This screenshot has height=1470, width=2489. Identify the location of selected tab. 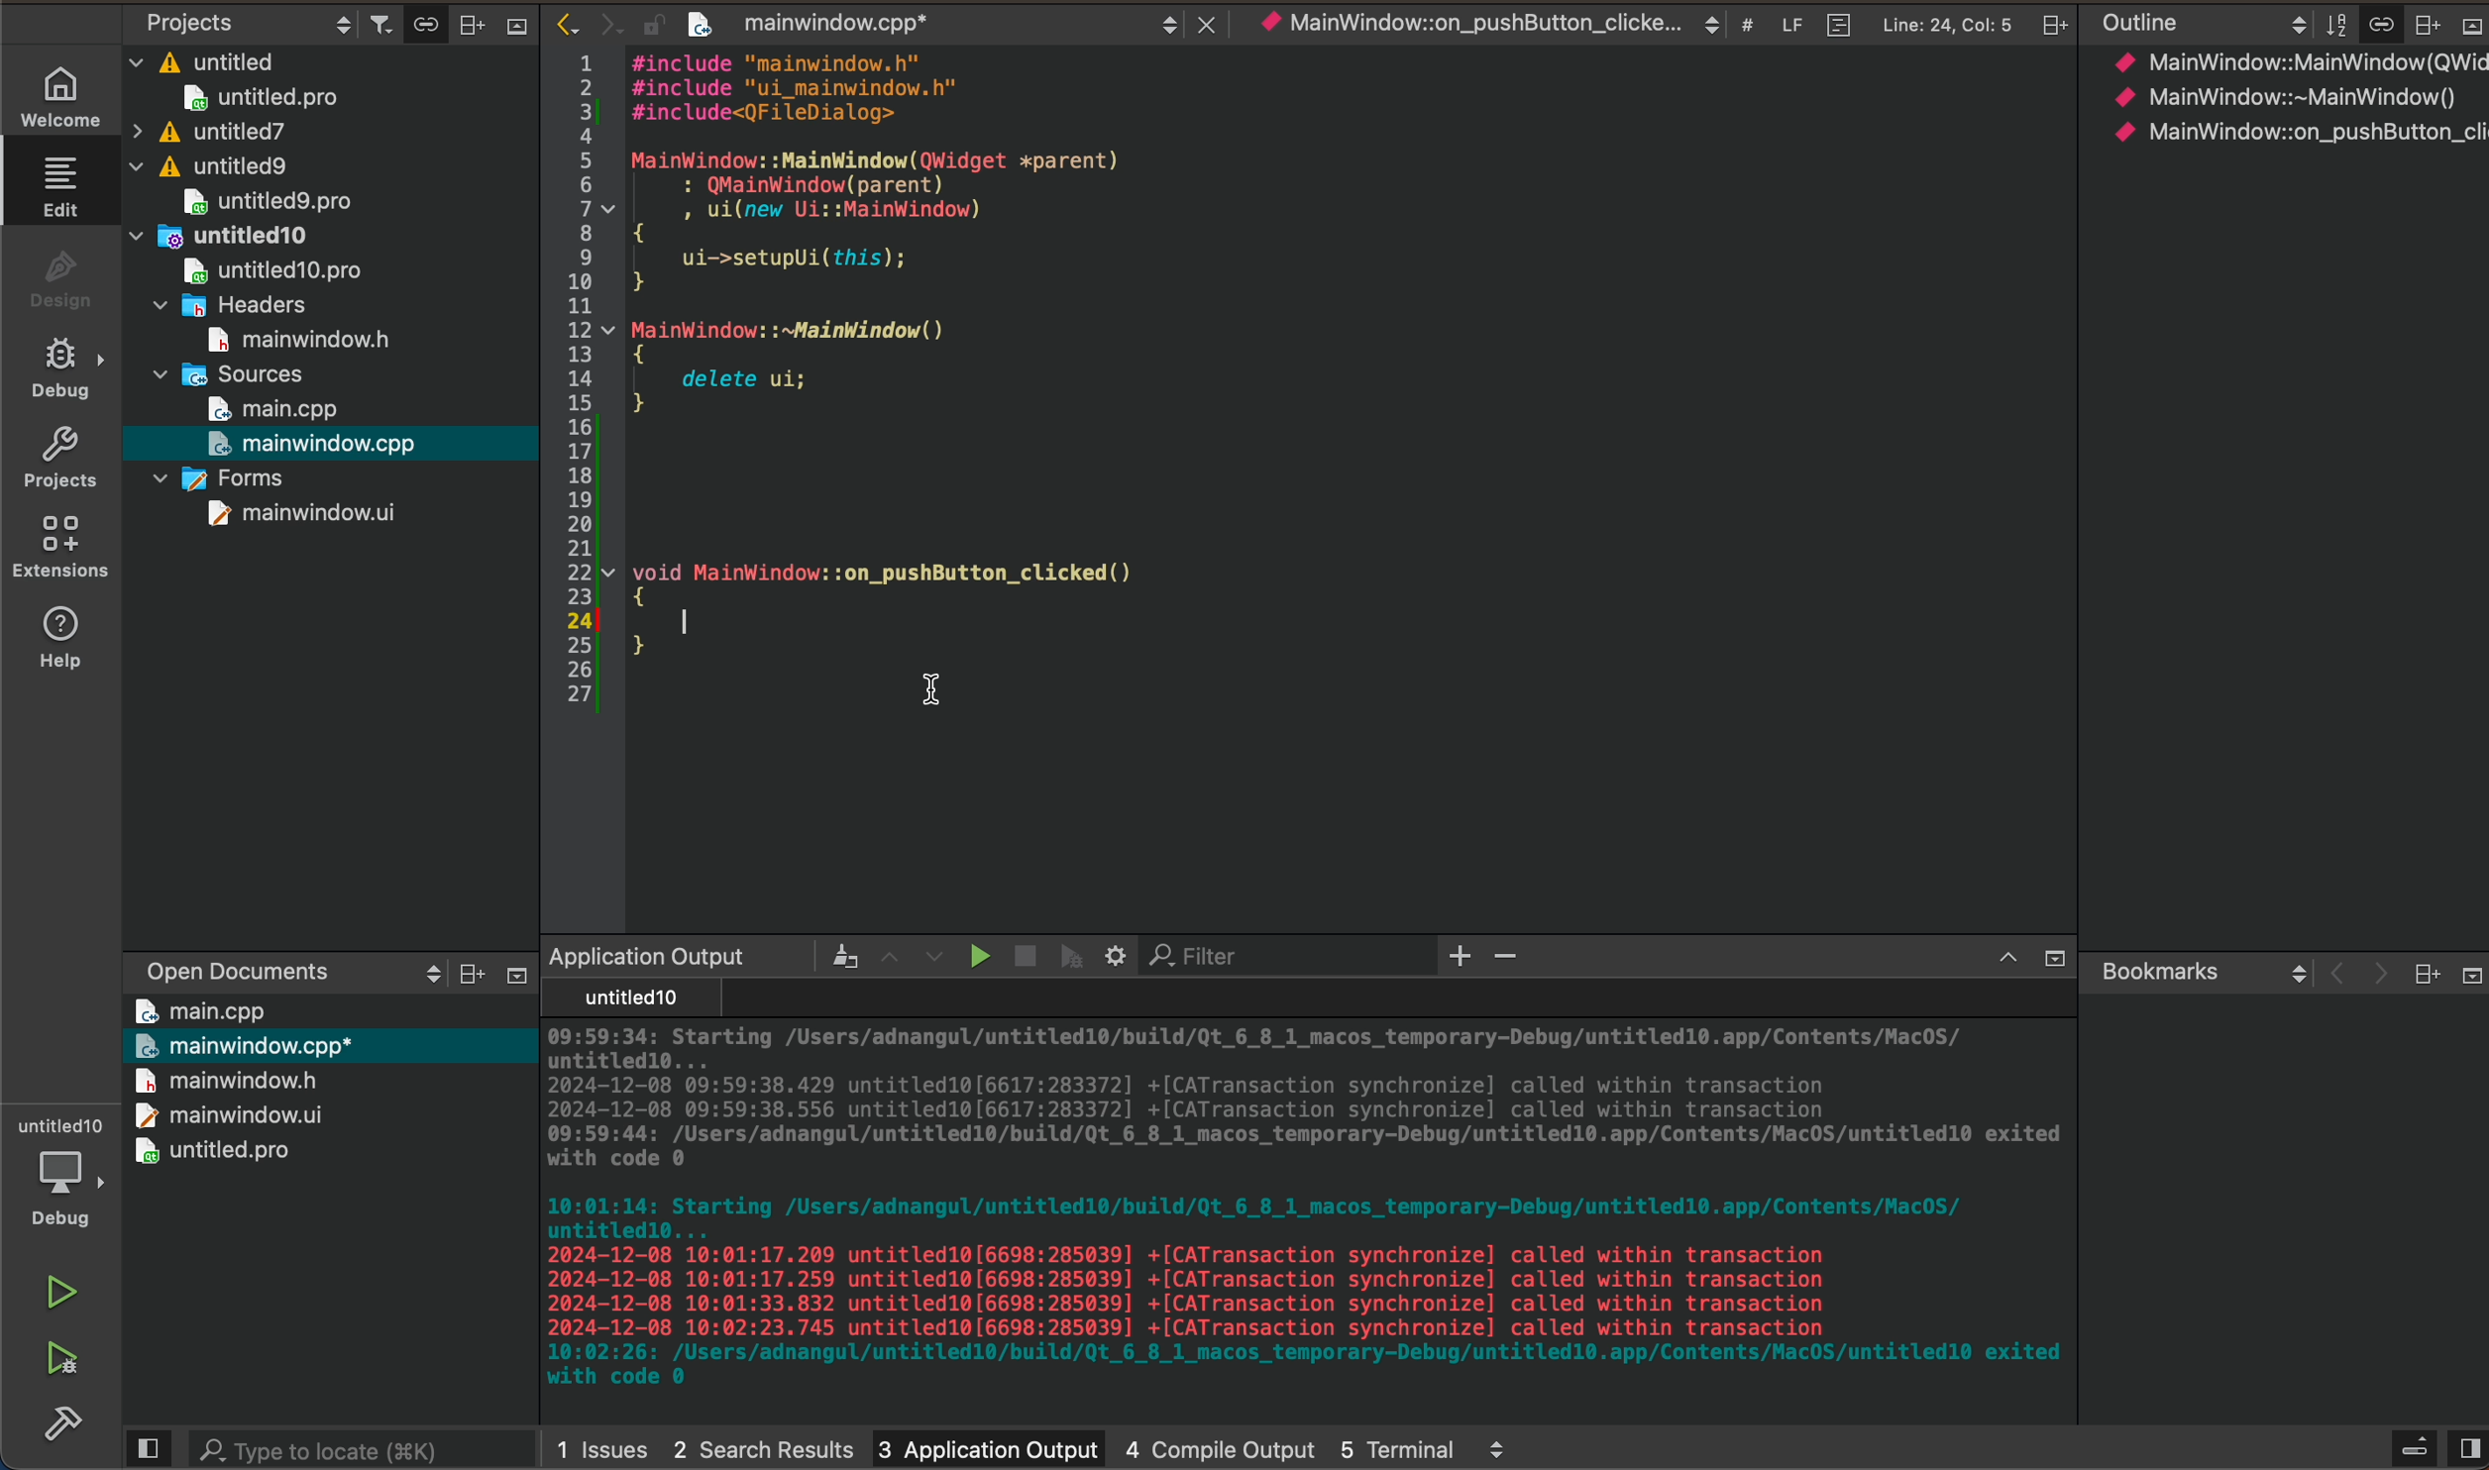
(70, 184).